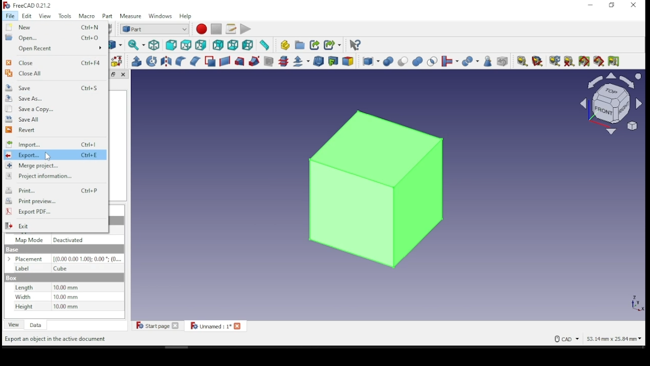 The width and height of the screenshot is (650, 366). Describe the element at coordinates (87, 16) in the screenshot. I see `macro` at that location.